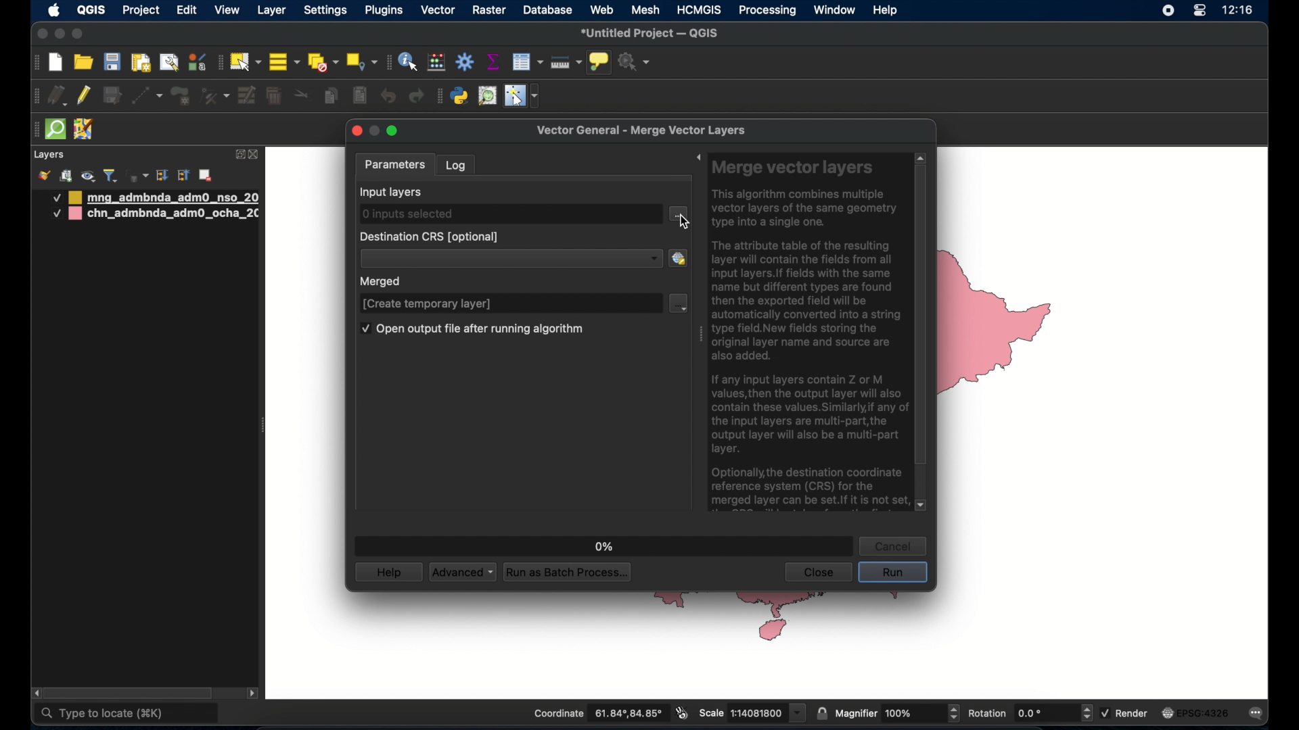  Describe the element at coordinates (646, 9) in the screenshot. I see `mesh` at that location.